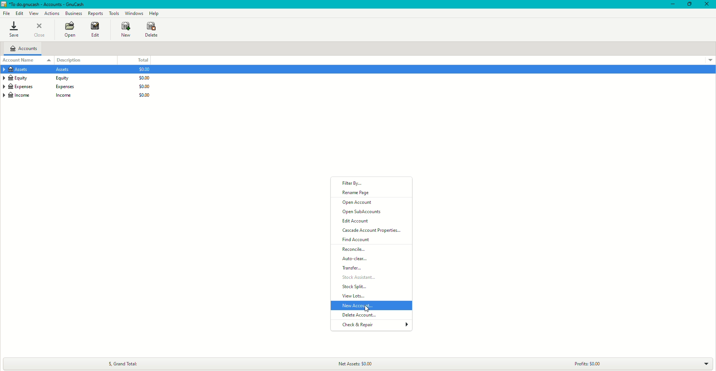 Image resolution: width=716 pixels, height=371 pixels. I want to click on GnuCash, so click(44, 5).